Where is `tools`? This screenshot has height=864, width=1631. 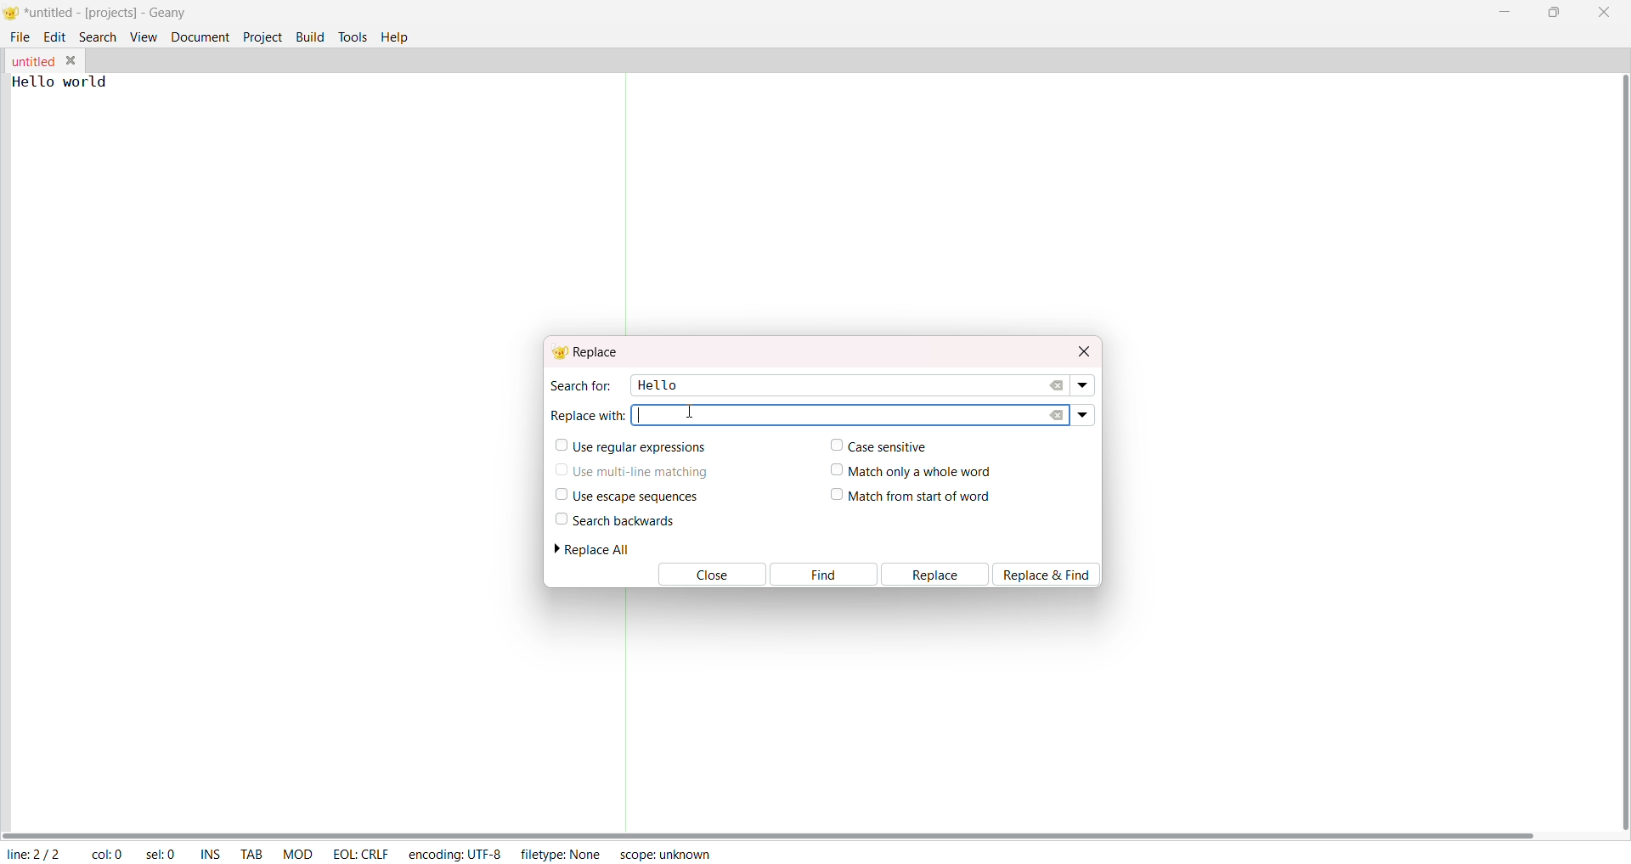 tools is located at coordinates (353, 36).